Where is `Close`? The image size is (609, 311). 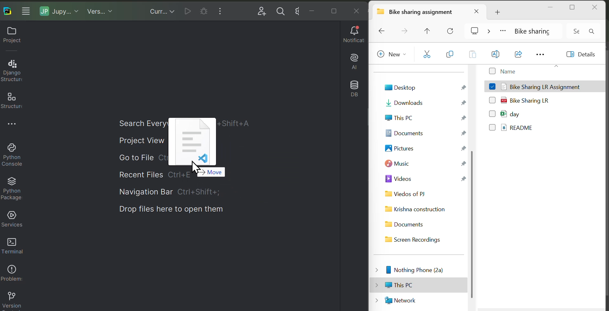 Close is located at coordinates (356, 11).